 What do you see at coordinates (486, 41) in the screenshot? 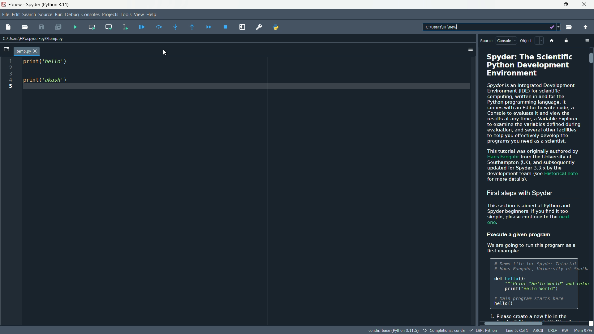
I see `source ` at bounding box center [486, 41].